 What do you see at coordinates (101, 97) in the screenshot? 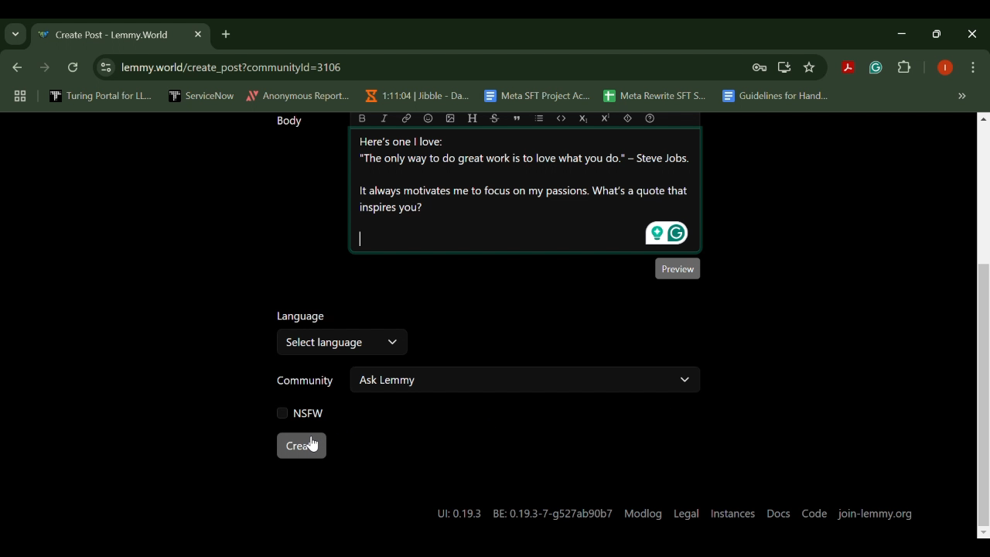
I see `Turing Portal for LL...` at bounding box center [101, 97].